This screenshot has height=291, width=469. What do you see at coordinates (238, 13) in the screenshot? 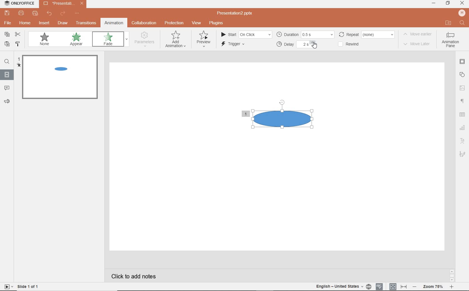
I see `Presentation2.pptx` at bounding box center [238, 13].